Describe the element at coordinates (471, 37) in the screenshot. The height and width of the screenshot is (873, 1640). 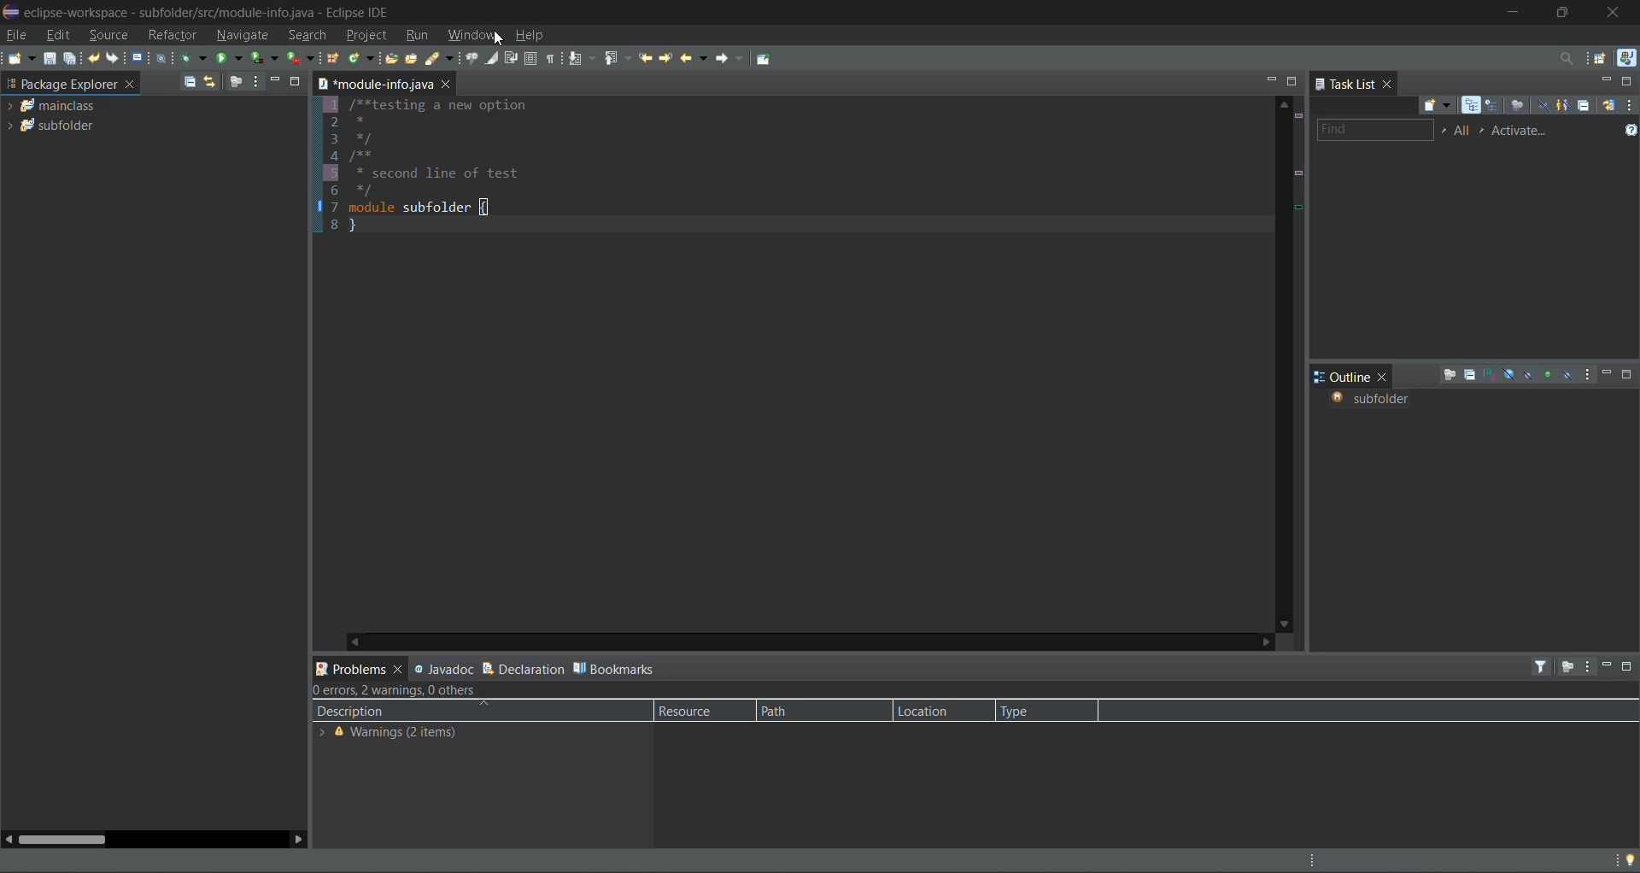
I see `window` at that location.